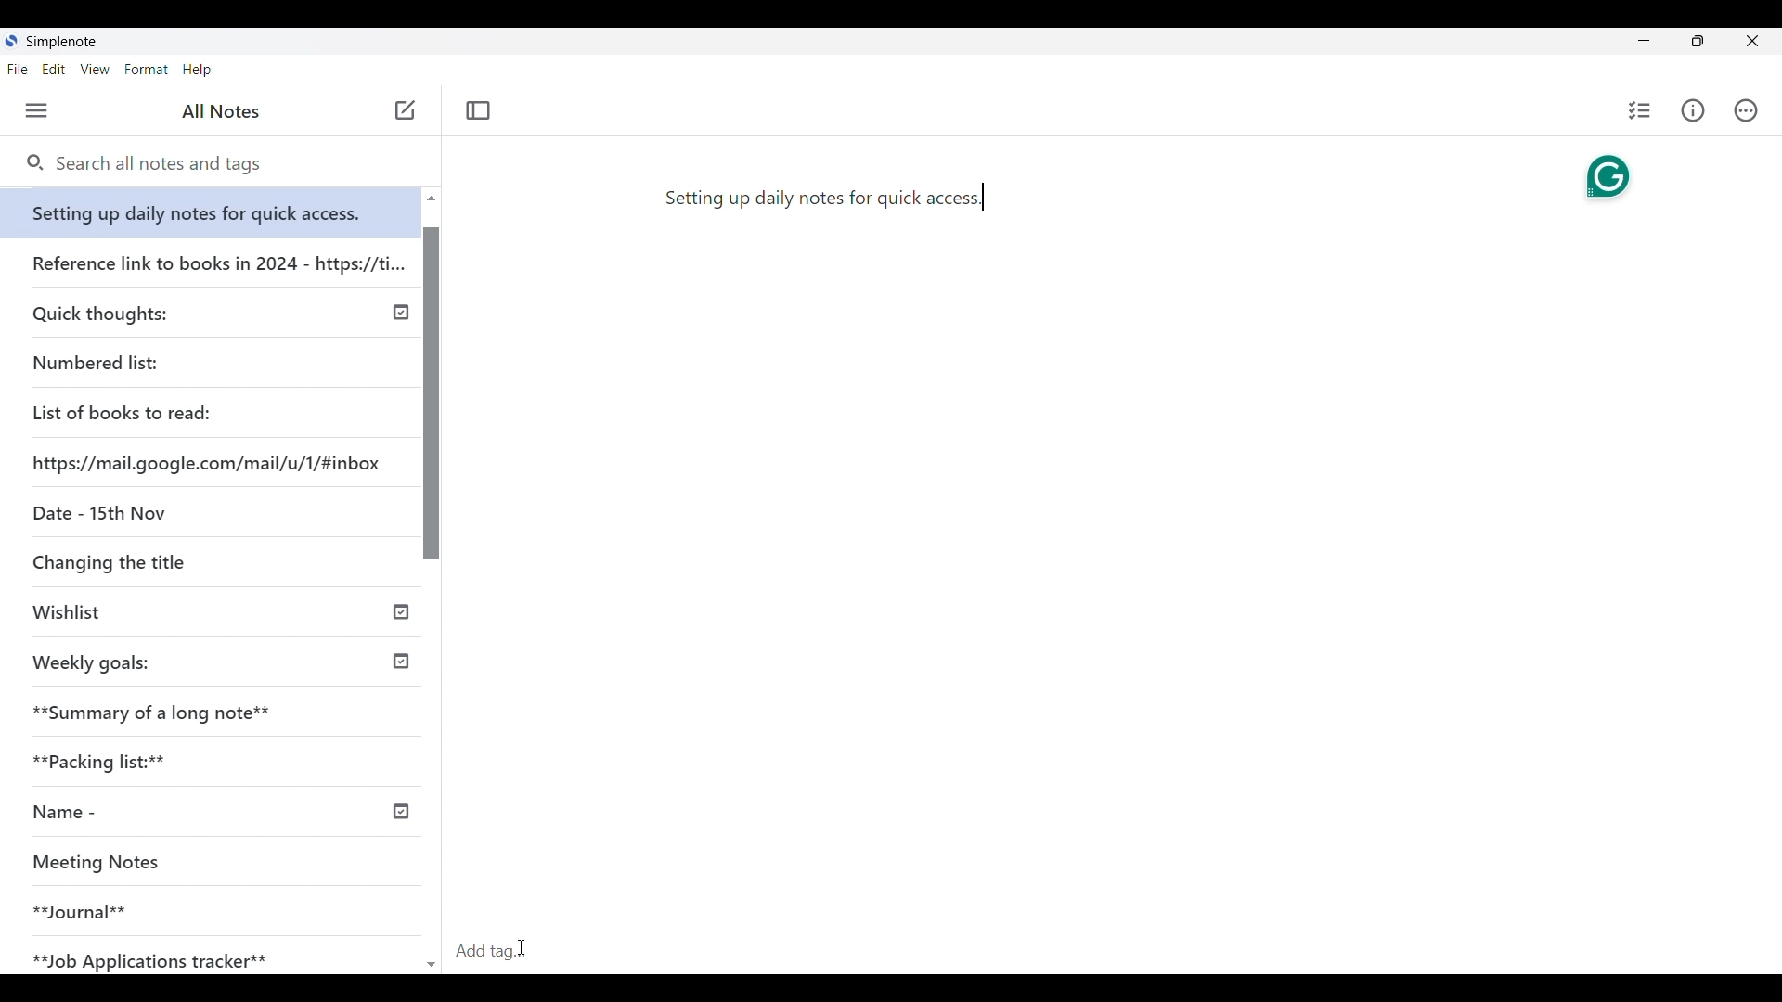 The height and width of the screenshot is (1002, 1782). What do you see at coordinates (402, 313) in the screenshot?
I see `published` at bounding box center [402, 313].